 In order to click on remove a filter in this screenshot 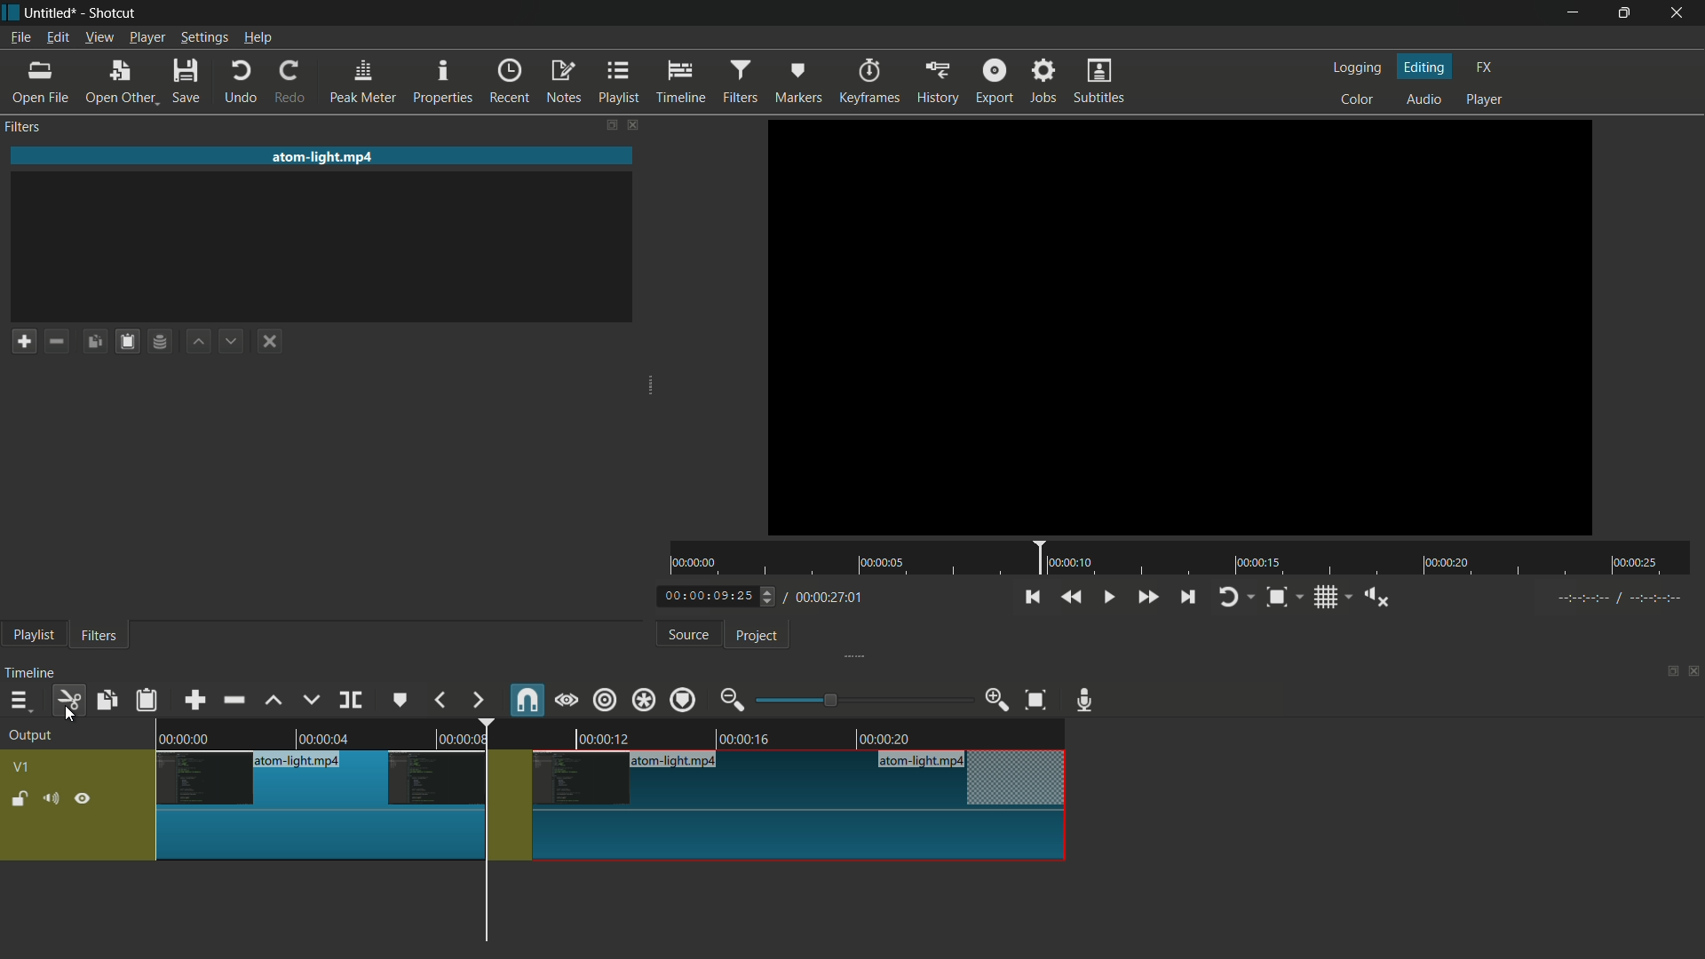, I will do `click(61, 340)`.